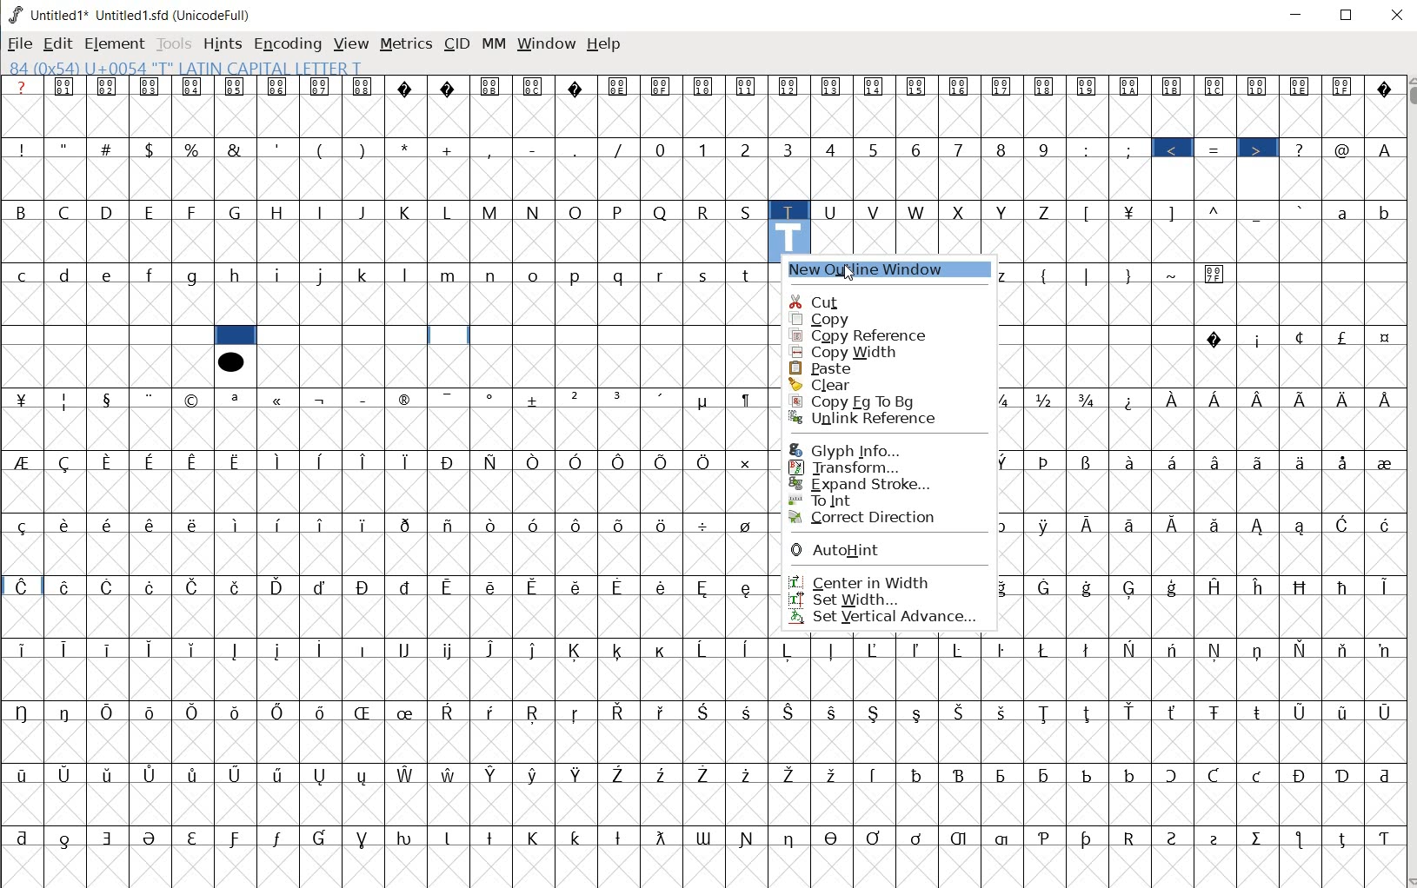 Image resolution: width=1417 pixels, height=888 pixels. What do you see at coordinates (449, 524) in the screenshot?
I see `Symbol` at bounding box center [449, 524].